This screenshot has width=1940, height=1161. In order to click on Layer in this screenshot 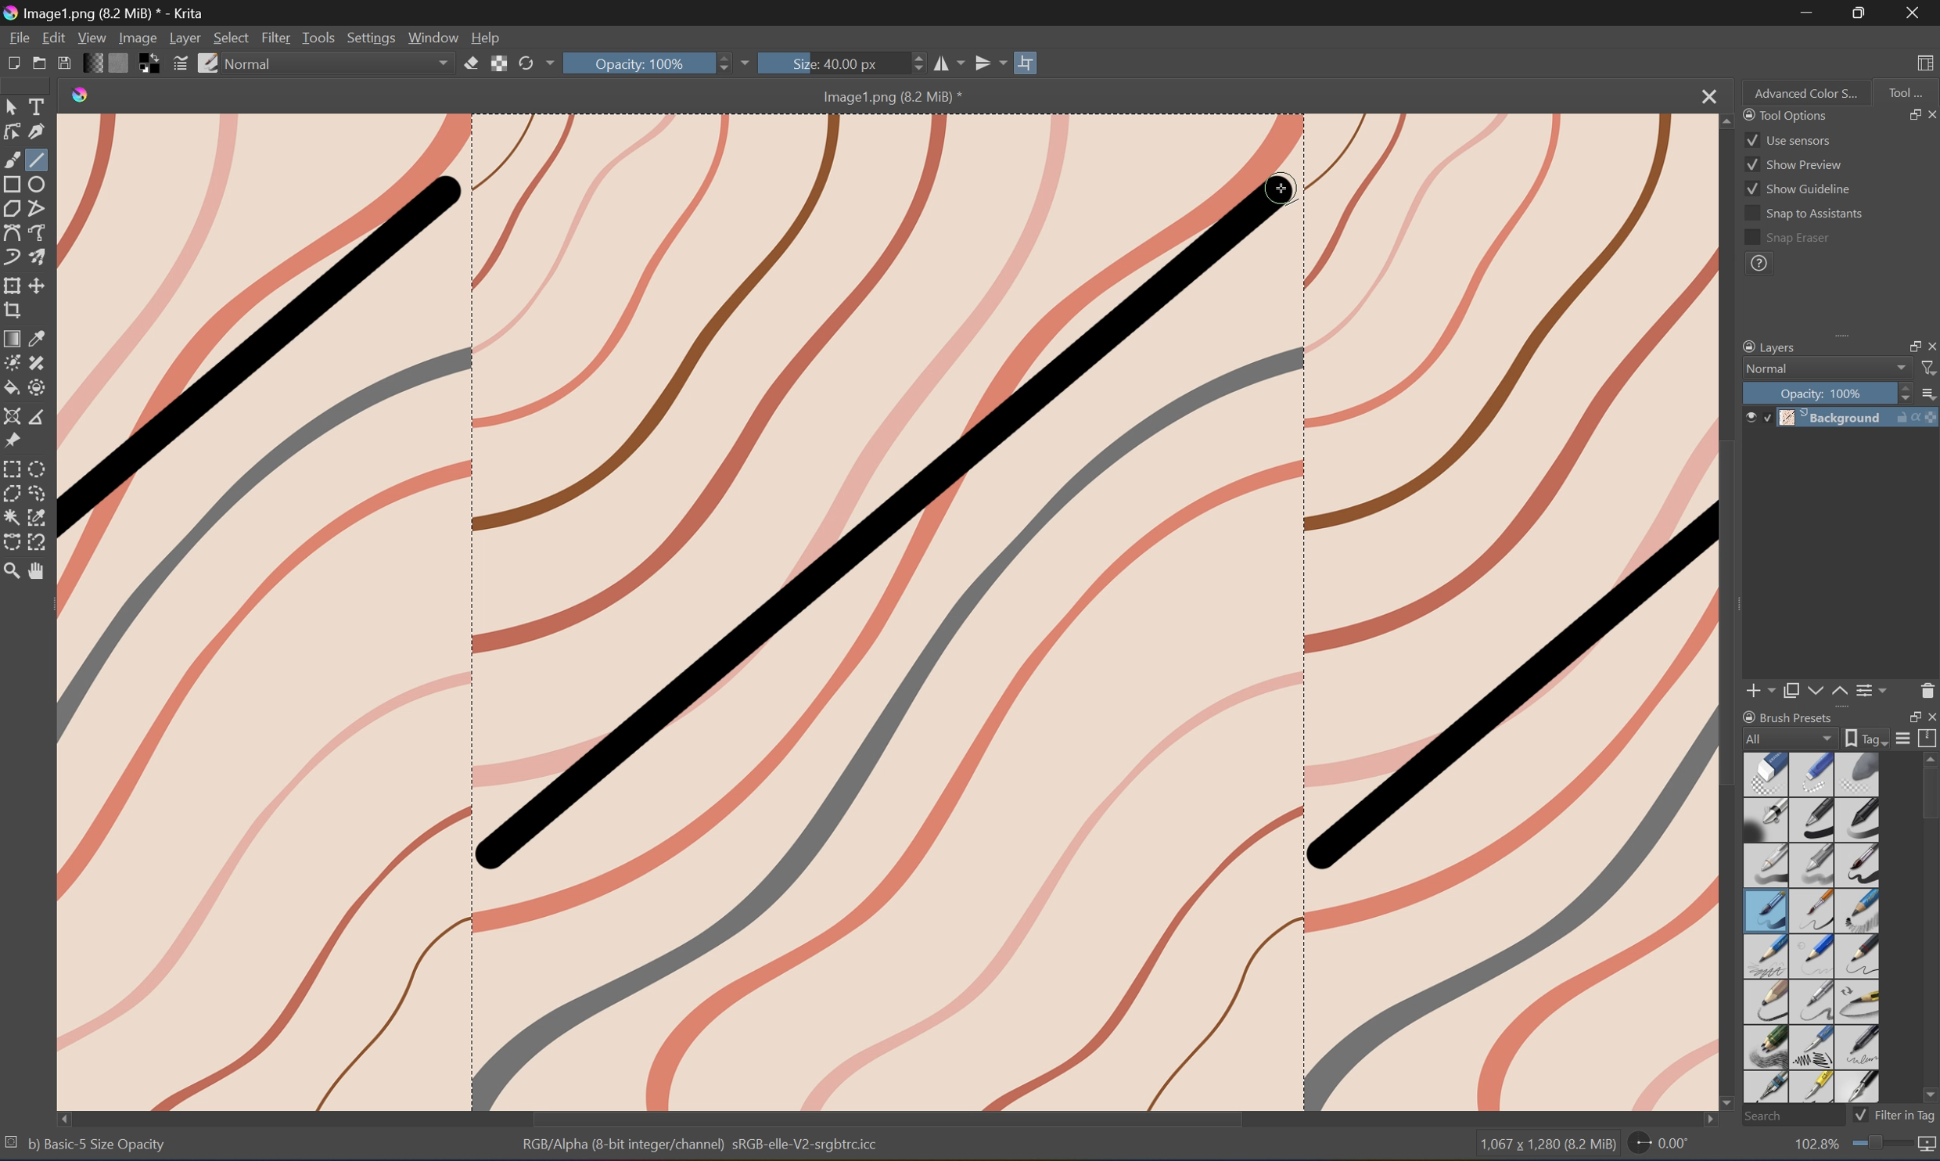, I will do `click(185, 38)`.